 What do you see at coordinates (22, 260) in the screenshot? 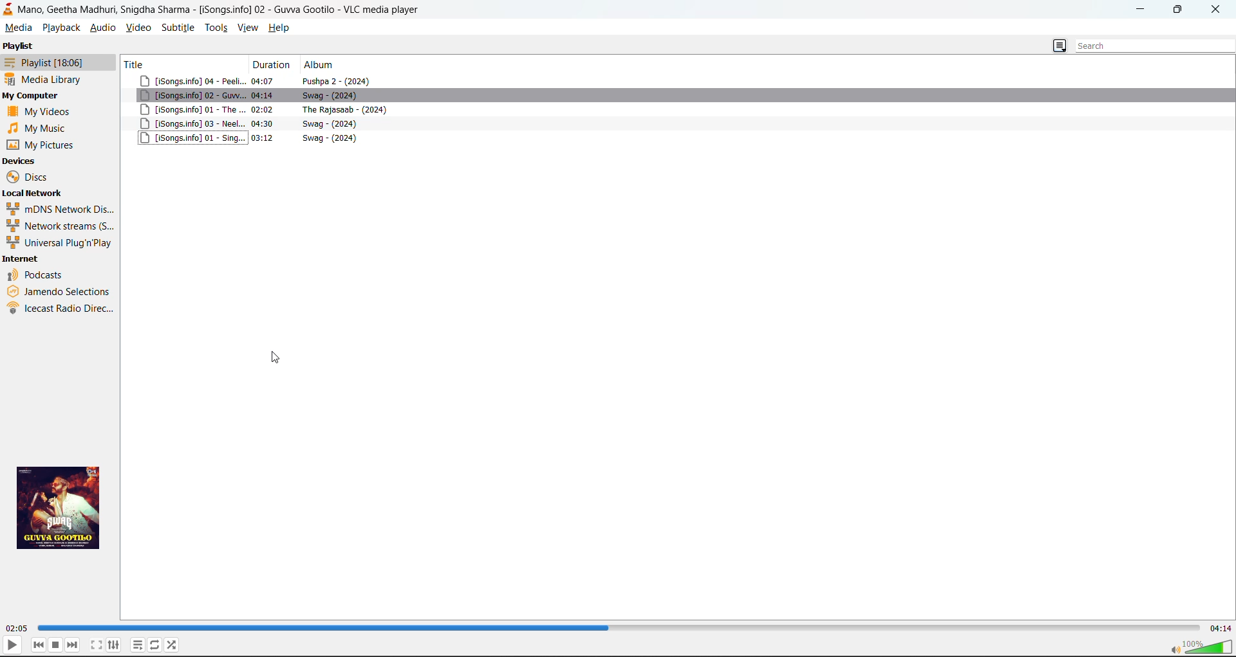
I see `internet` at bounding box center [22, 260].